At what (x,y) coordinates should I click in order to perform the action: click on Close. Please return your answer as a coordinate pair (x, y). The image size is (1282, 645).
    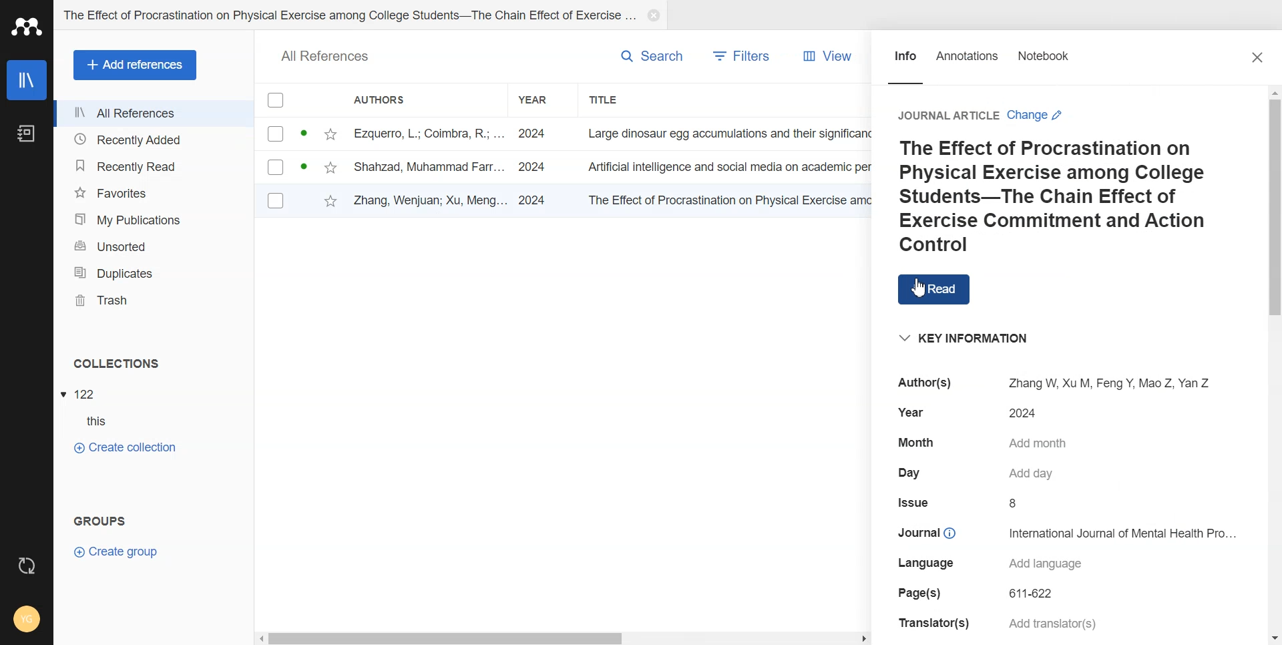
    Looking at the image, I should click on (652, 15).